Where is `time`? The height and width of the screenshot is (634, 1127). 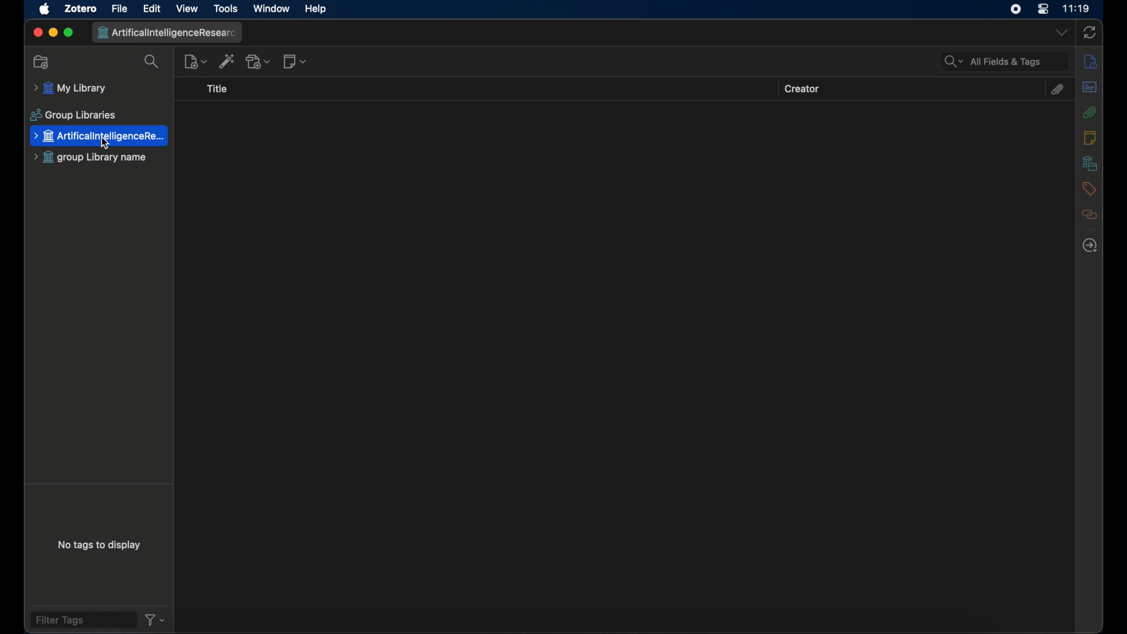
time is located at coordinates (1077, 9).